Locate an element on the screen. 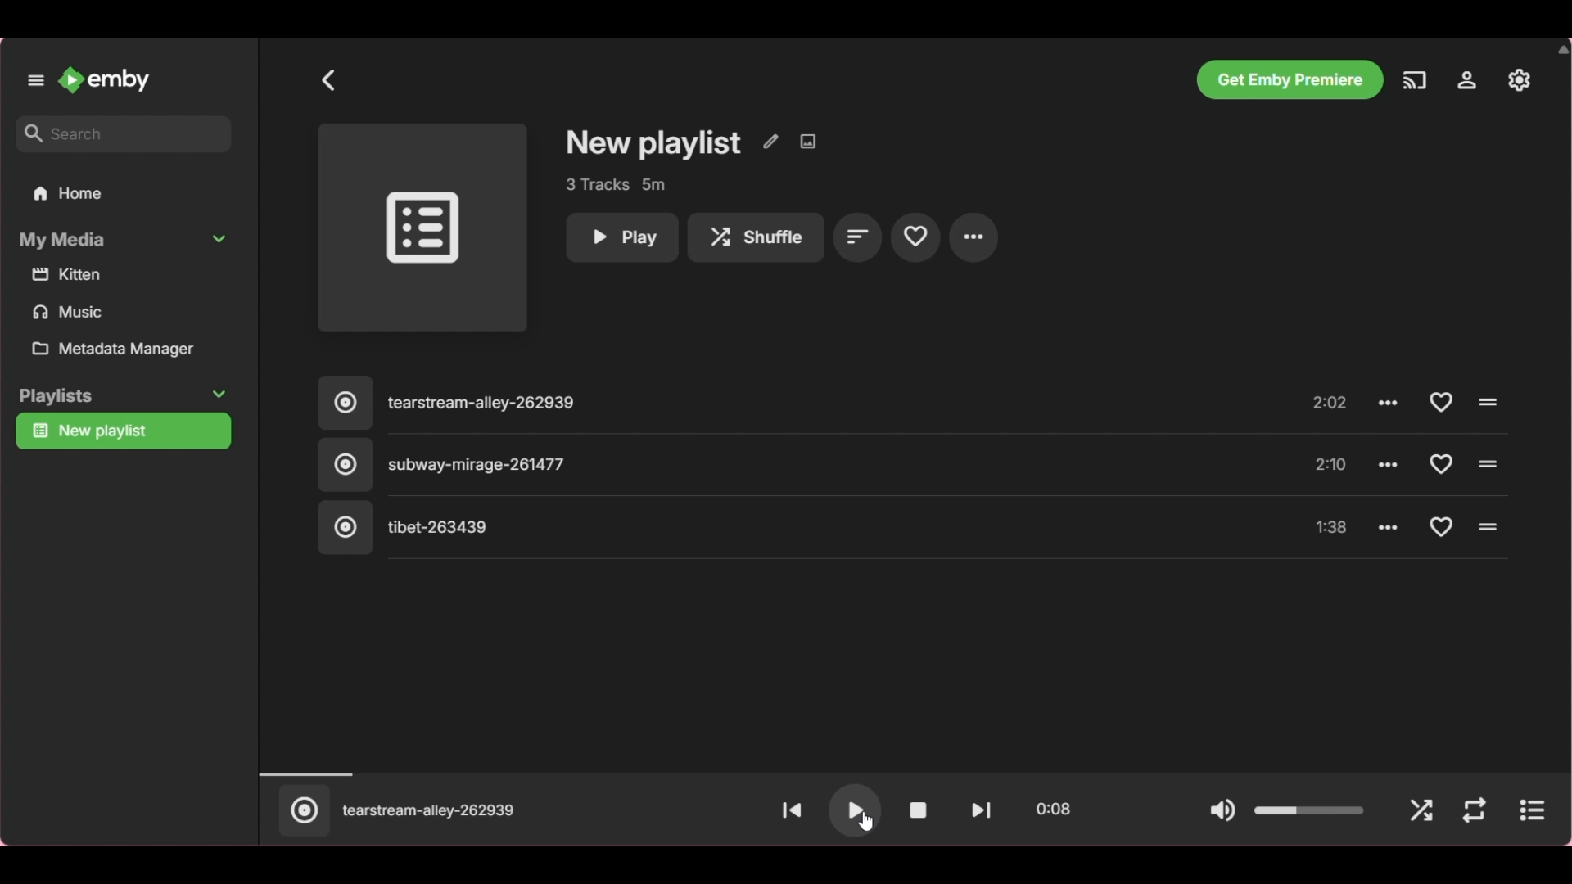 This screenshot has width=1572, height=884. Media files is located at coordinates (127, 295).